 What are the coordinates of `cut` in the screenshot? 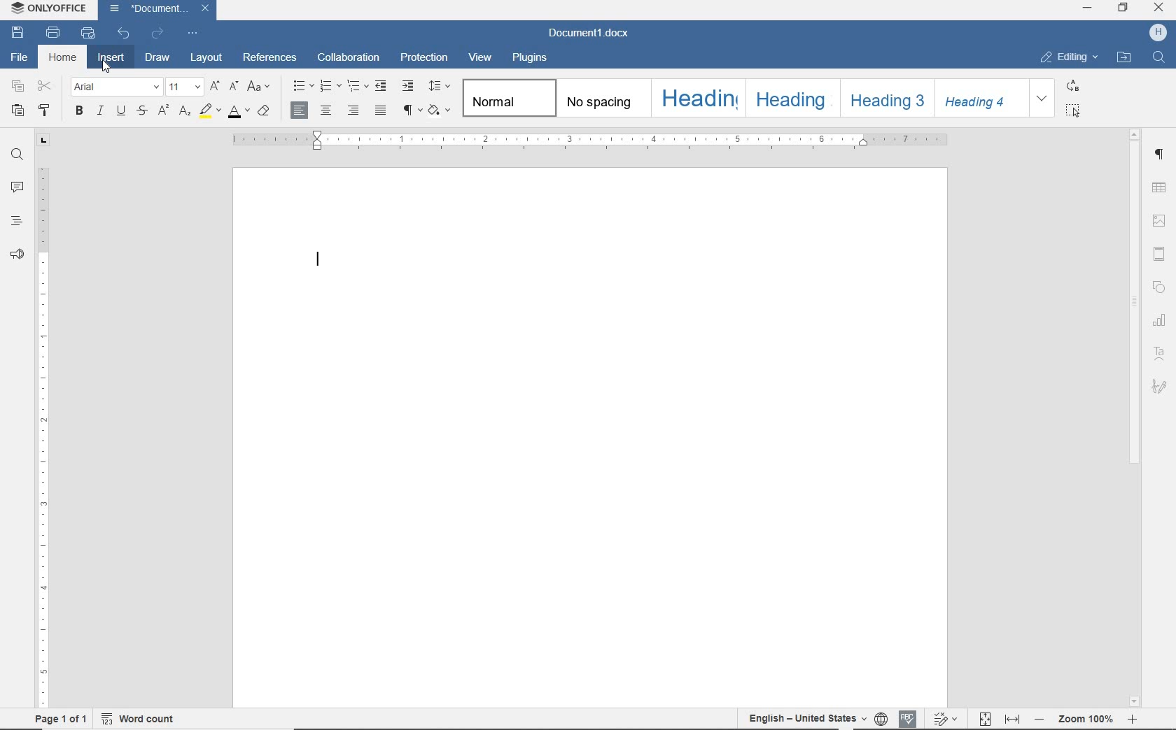 It's located at (45, 85).